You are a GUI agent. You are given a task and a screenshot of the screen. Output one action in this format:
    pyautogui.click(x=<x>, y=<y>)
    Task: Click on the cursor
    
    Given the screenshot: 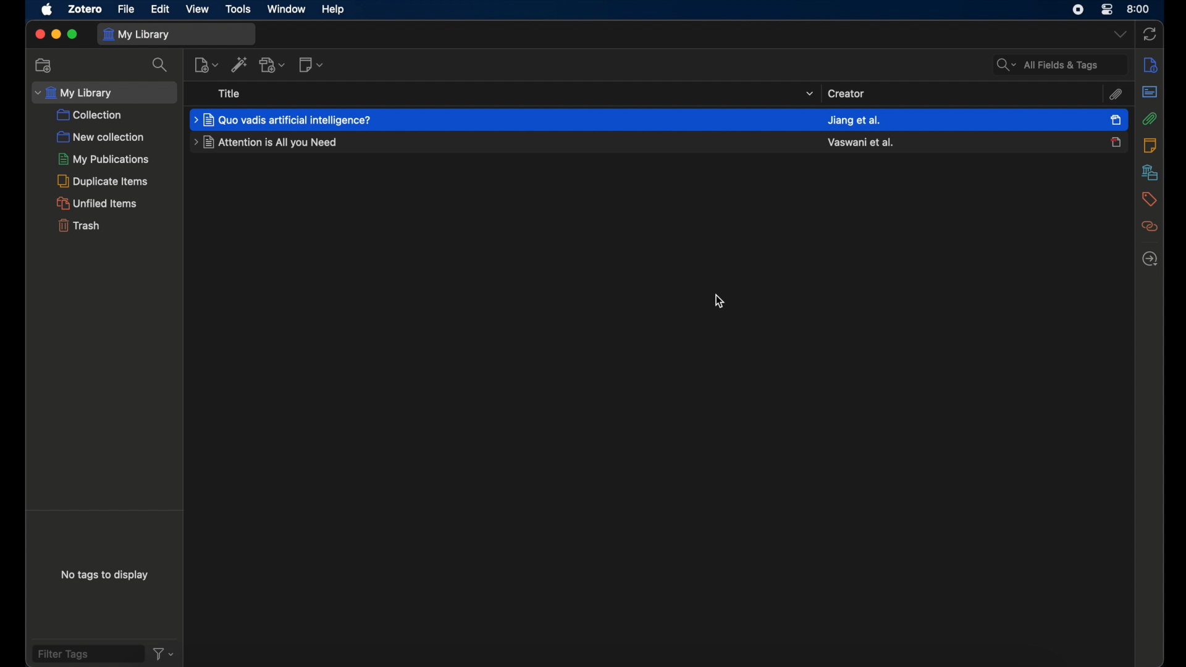 What is the action you would take?
    pyautogui.click(x=720, y=300)
    